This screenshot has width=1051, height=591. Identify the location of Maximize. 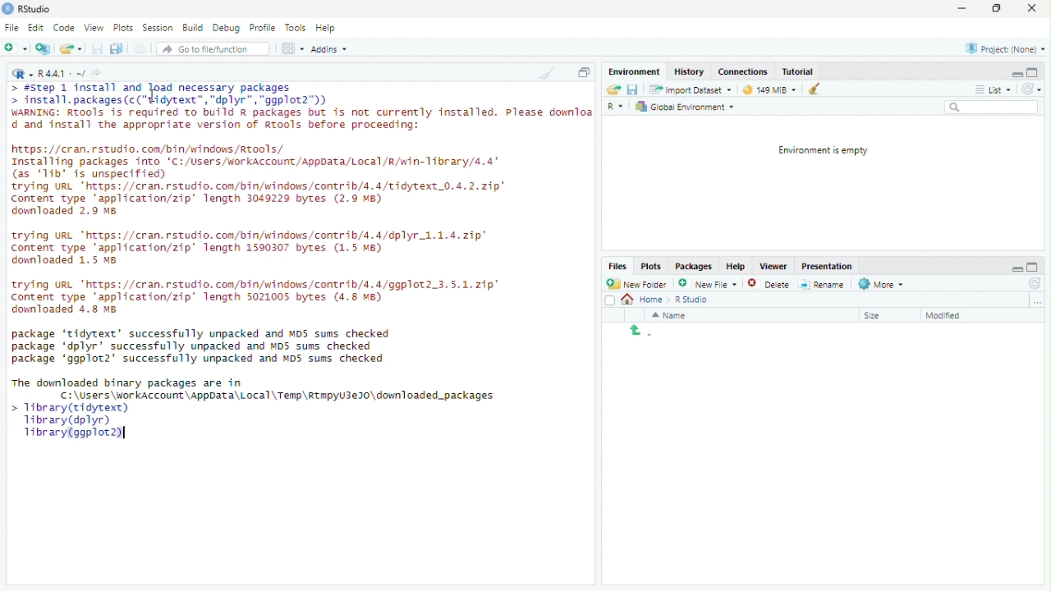
(1034, 267).